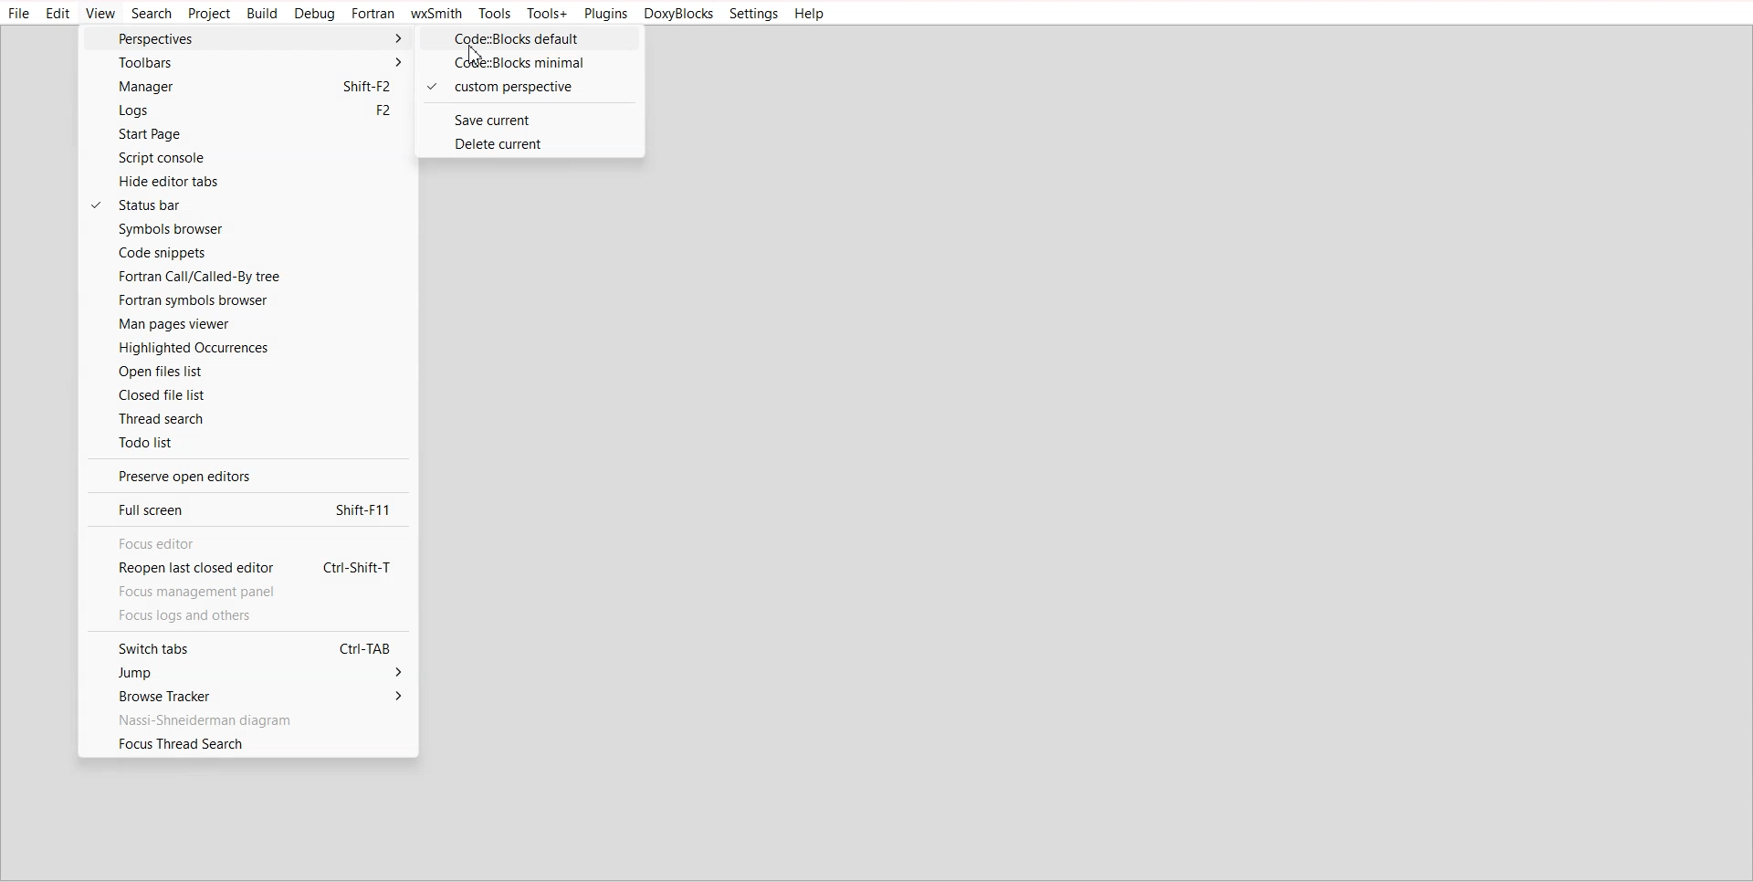 The image size is (1753, 882). Describe the element at coordinates (547, 14) in the screenshot. I see `Tools+` at that location.